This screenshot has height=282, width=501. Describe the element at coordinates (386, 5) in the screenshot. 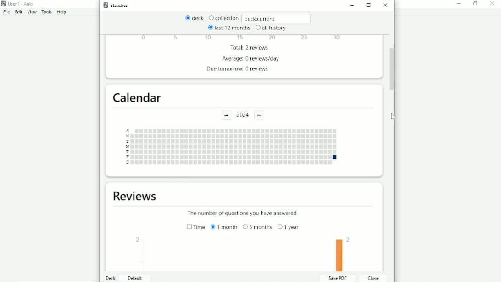

I see `Close` at that location.